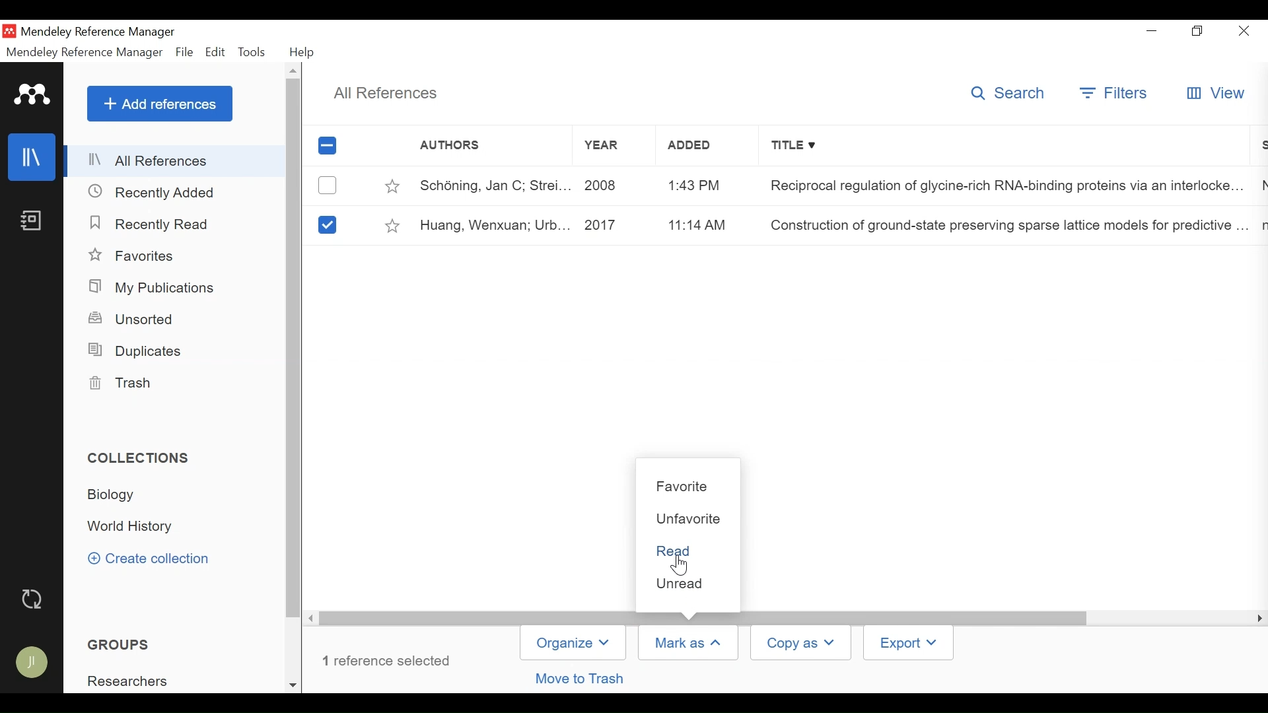 The width and height of the screenshot is (1268, 713). I want to click on Scroll Down, so click(295, 684).